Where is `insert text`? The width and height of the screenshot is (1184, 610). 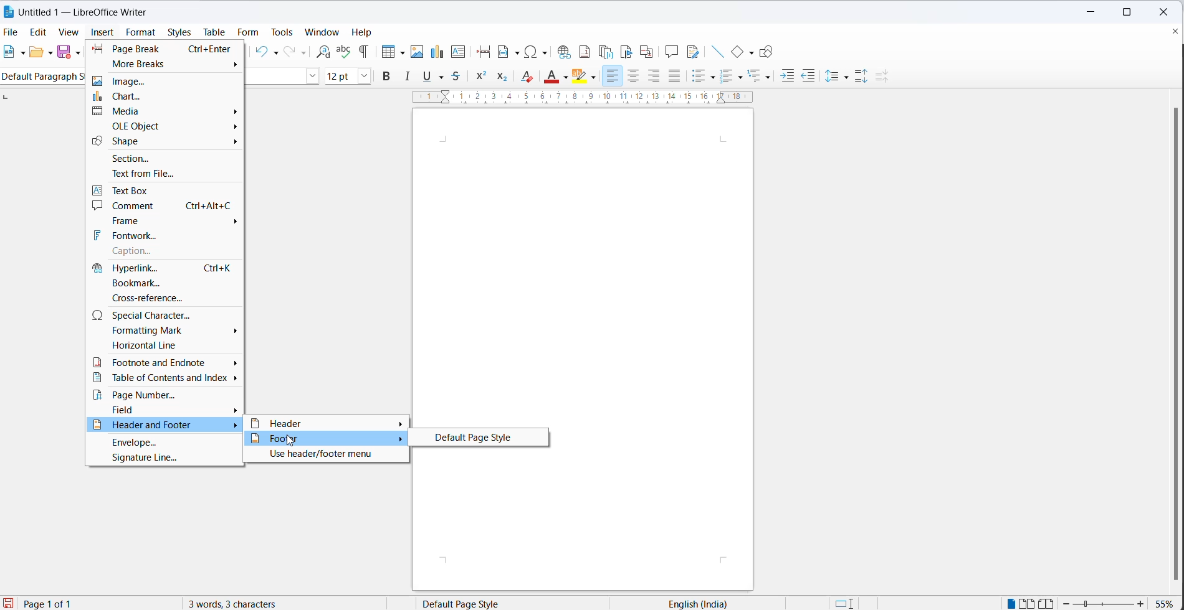 insert text is located at coordinates (461, 52).